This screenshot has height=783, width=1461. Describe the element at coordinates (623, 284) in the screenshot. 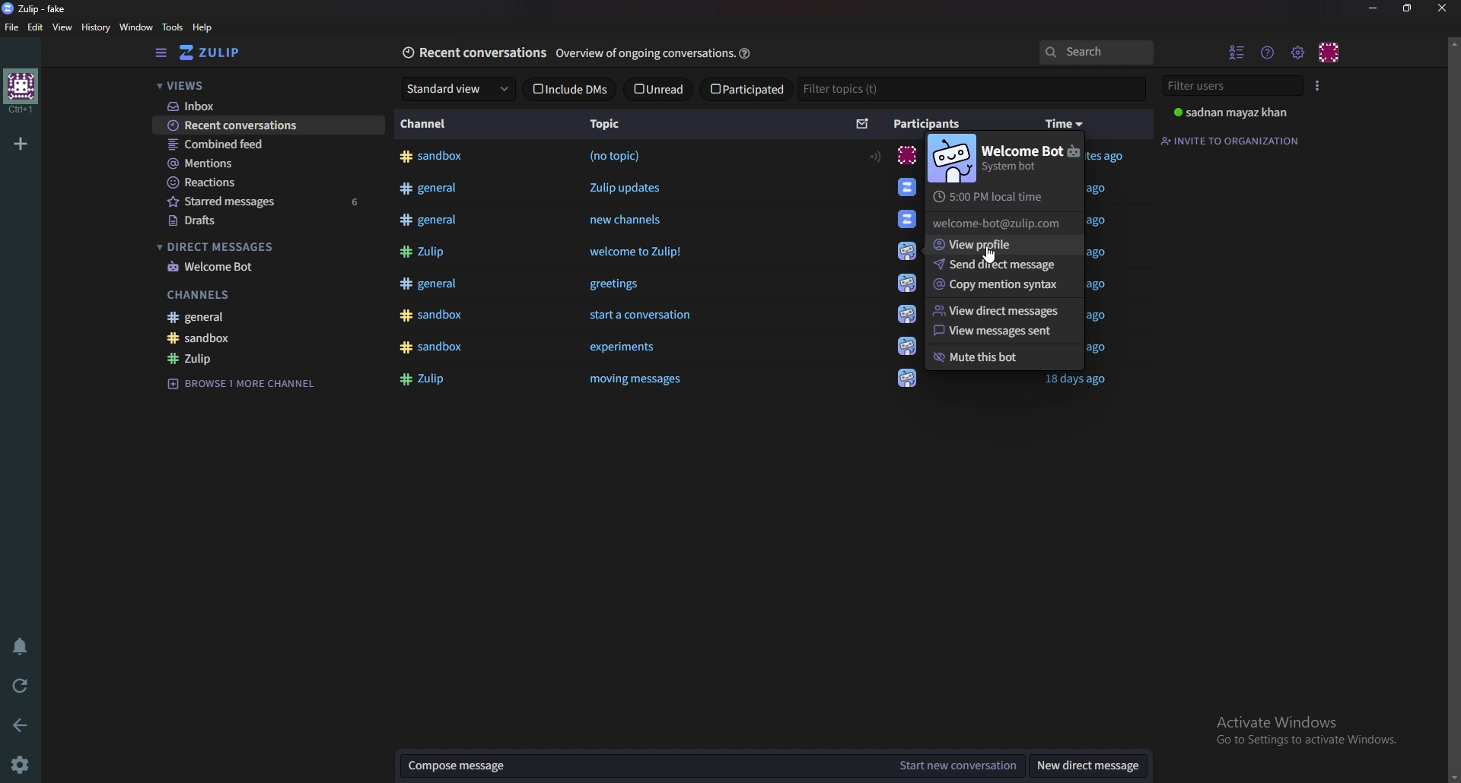

I see `greetings` at that location.